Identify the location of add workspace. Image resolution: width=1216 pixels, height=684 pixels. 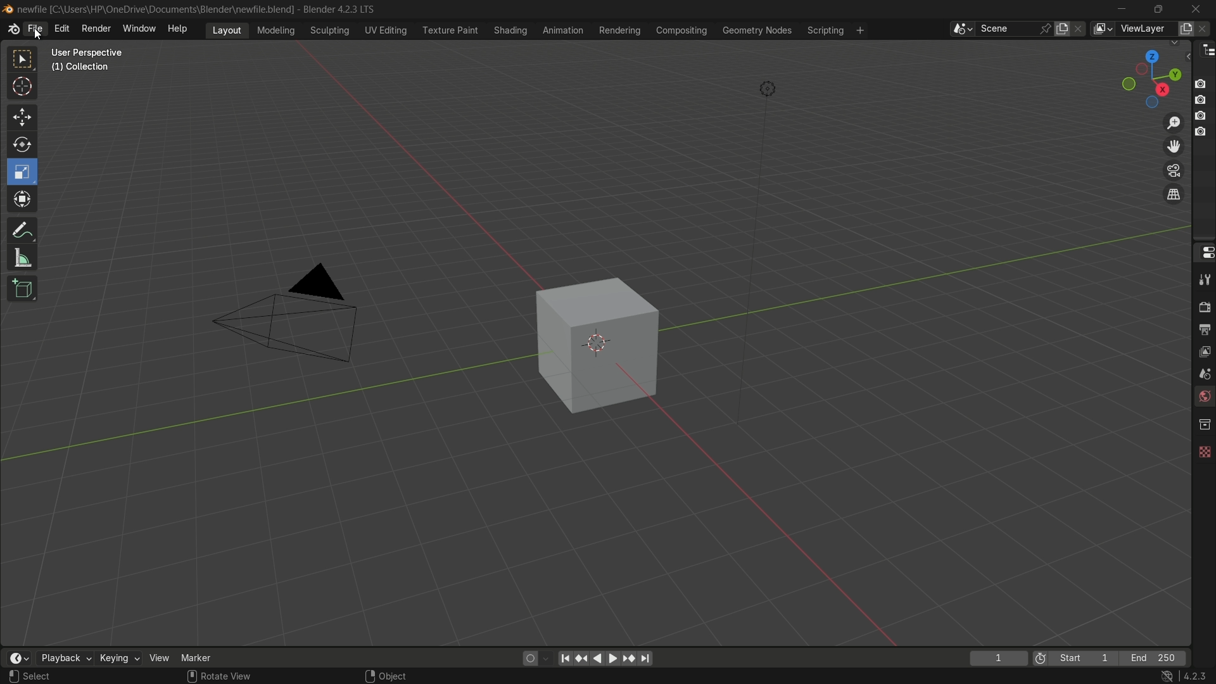
(859, 30).